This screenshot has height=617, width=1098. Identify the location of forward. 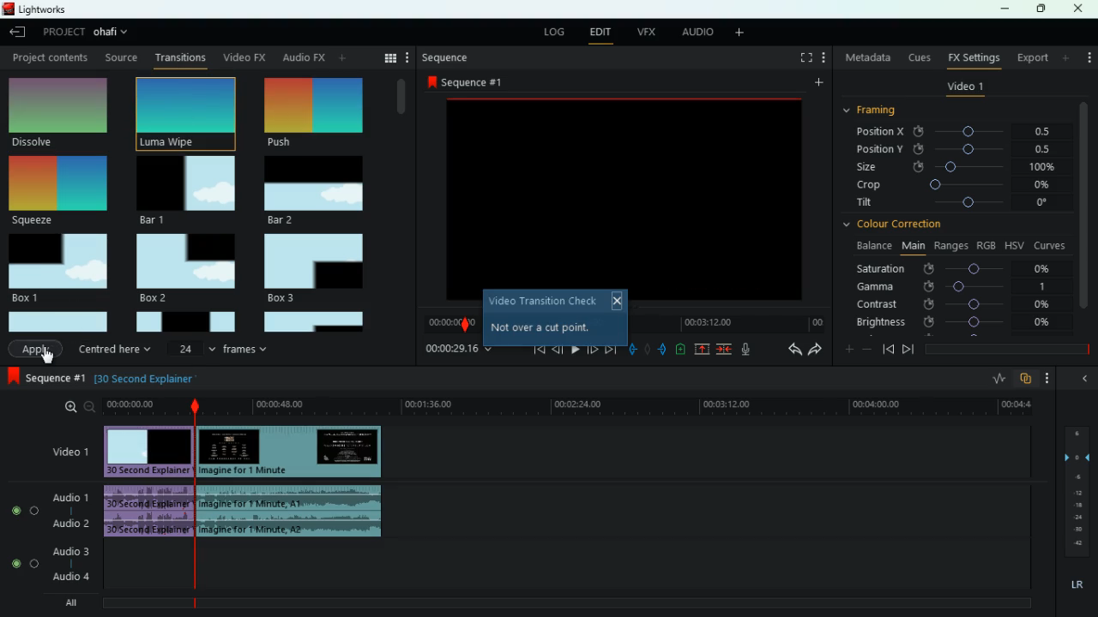
(610, 350).